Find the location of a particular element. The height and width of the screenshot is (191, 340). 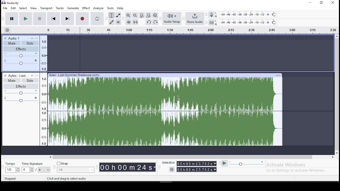

audio effect is located at coordinates (20, 64).